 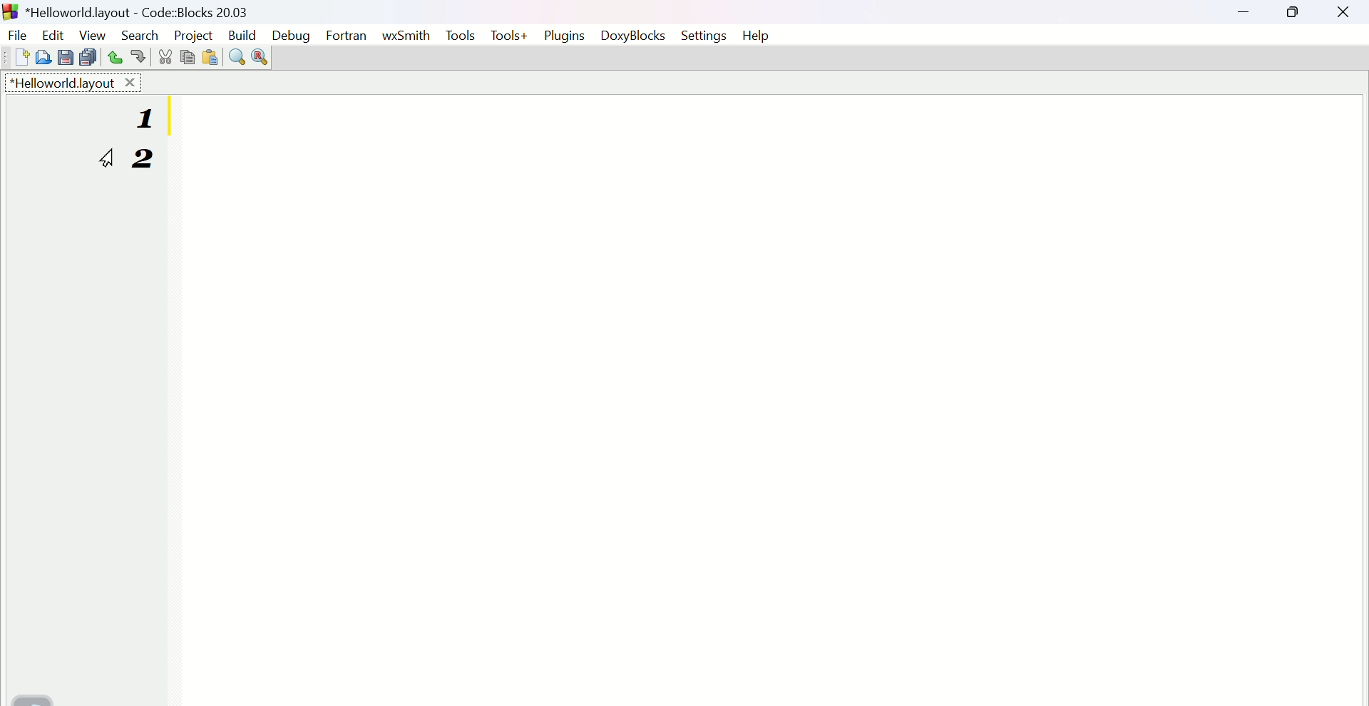 What do you see at coordinates (88, 33) in the screenshot?
I see `View` at bounding box center [88, 33].